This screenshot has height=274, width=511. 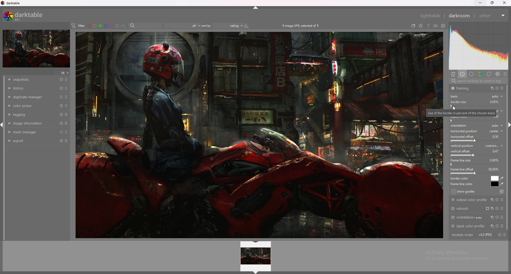 I want to click on frame line color, so click(x=463, y=184).